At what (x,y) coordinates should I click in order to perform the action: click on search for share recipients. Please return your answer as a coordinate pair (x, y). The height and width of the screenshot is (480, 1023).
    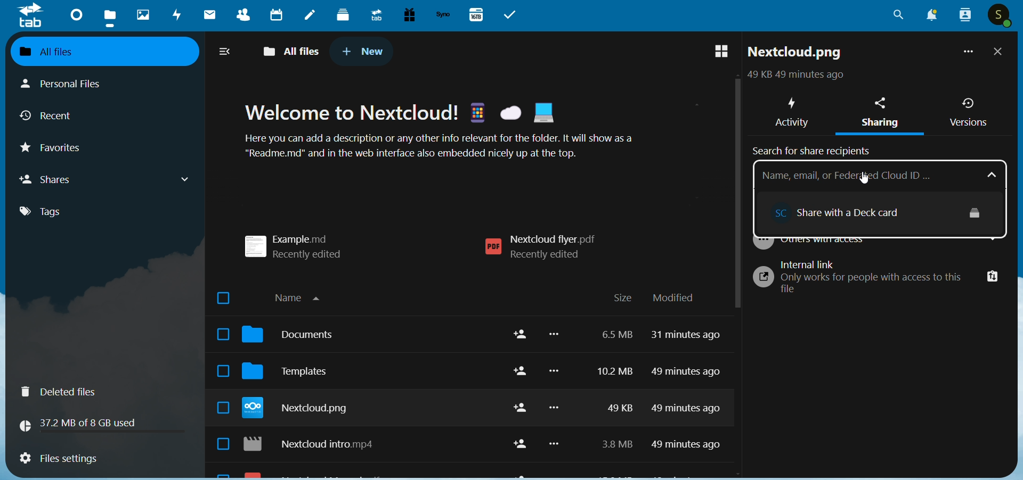
    Looking at the image, I should click on (815, 149).